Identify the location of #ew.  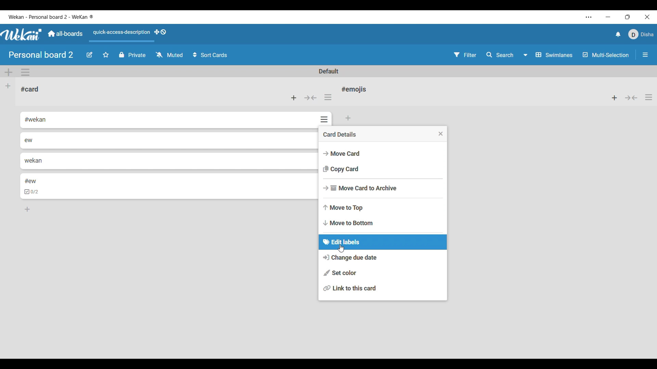
(31, 180).